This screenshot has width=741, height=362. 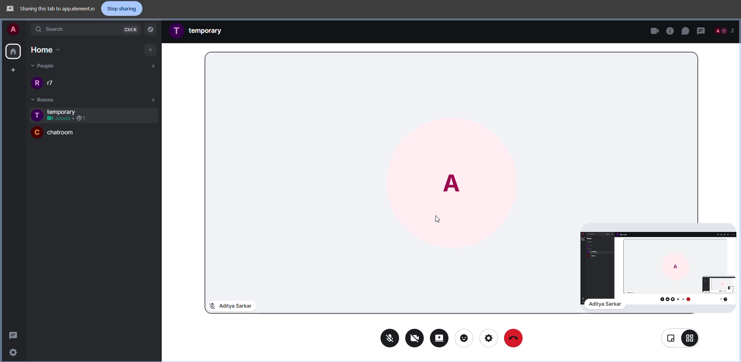 I want to click on account, so click(x=14, y=29).